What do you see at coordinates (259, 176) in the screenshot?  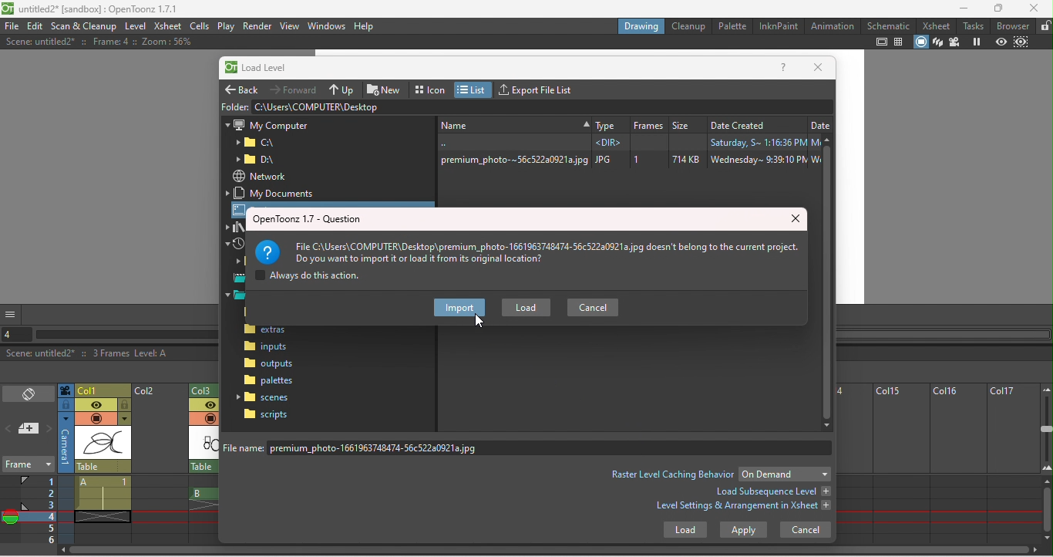 I see `Network` at bounding box center [259, 176].